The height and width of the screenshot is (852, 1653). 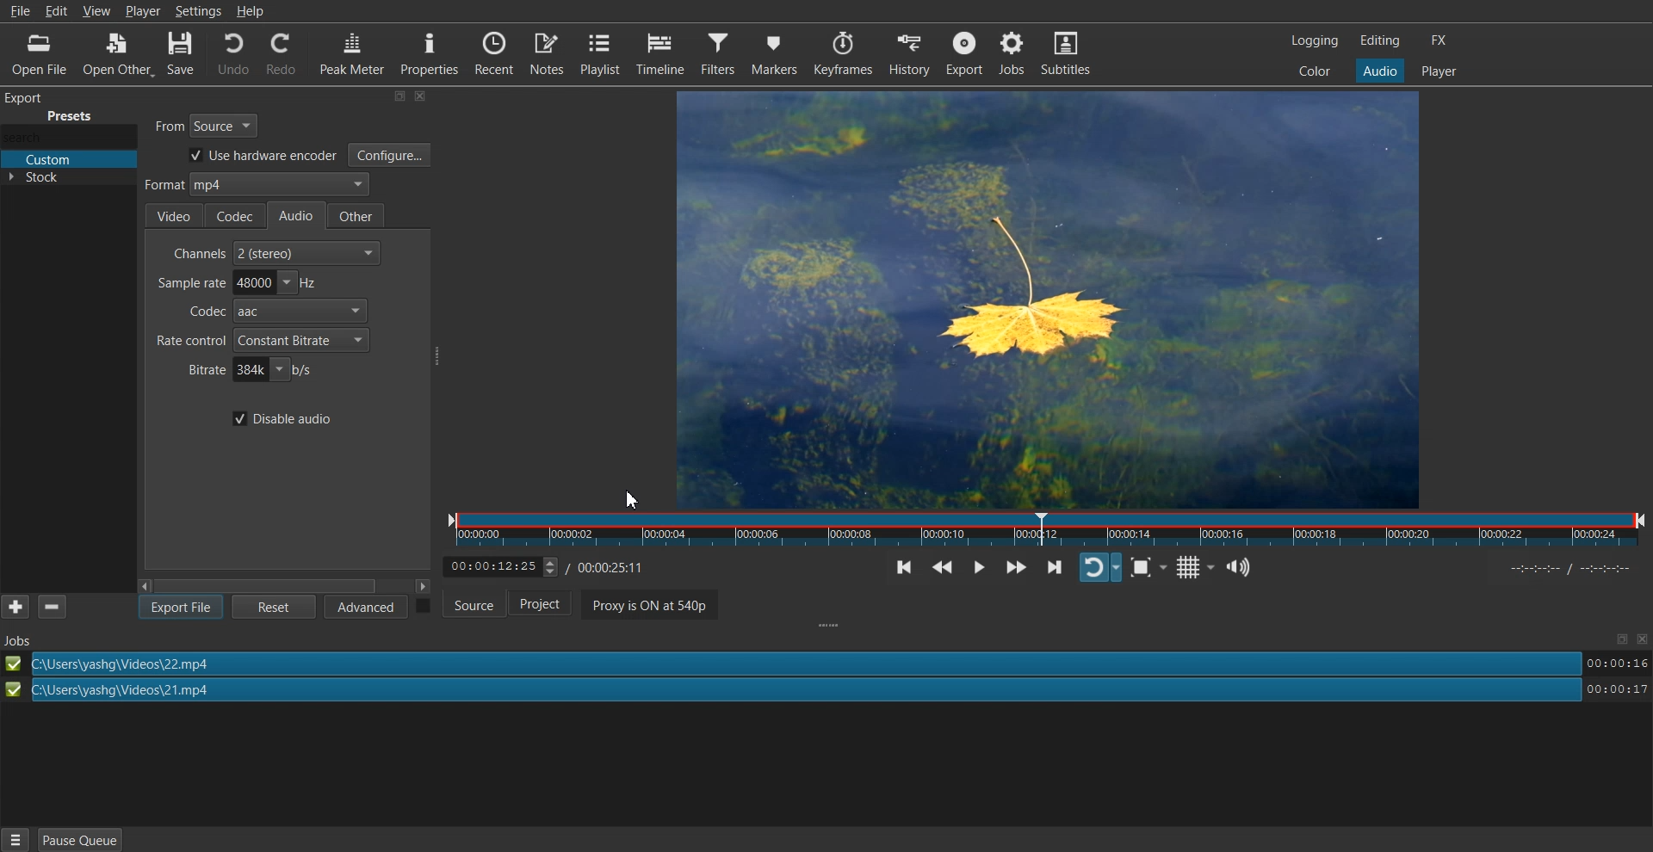 I want to click on Drag handle, so click(x=438, y=472).